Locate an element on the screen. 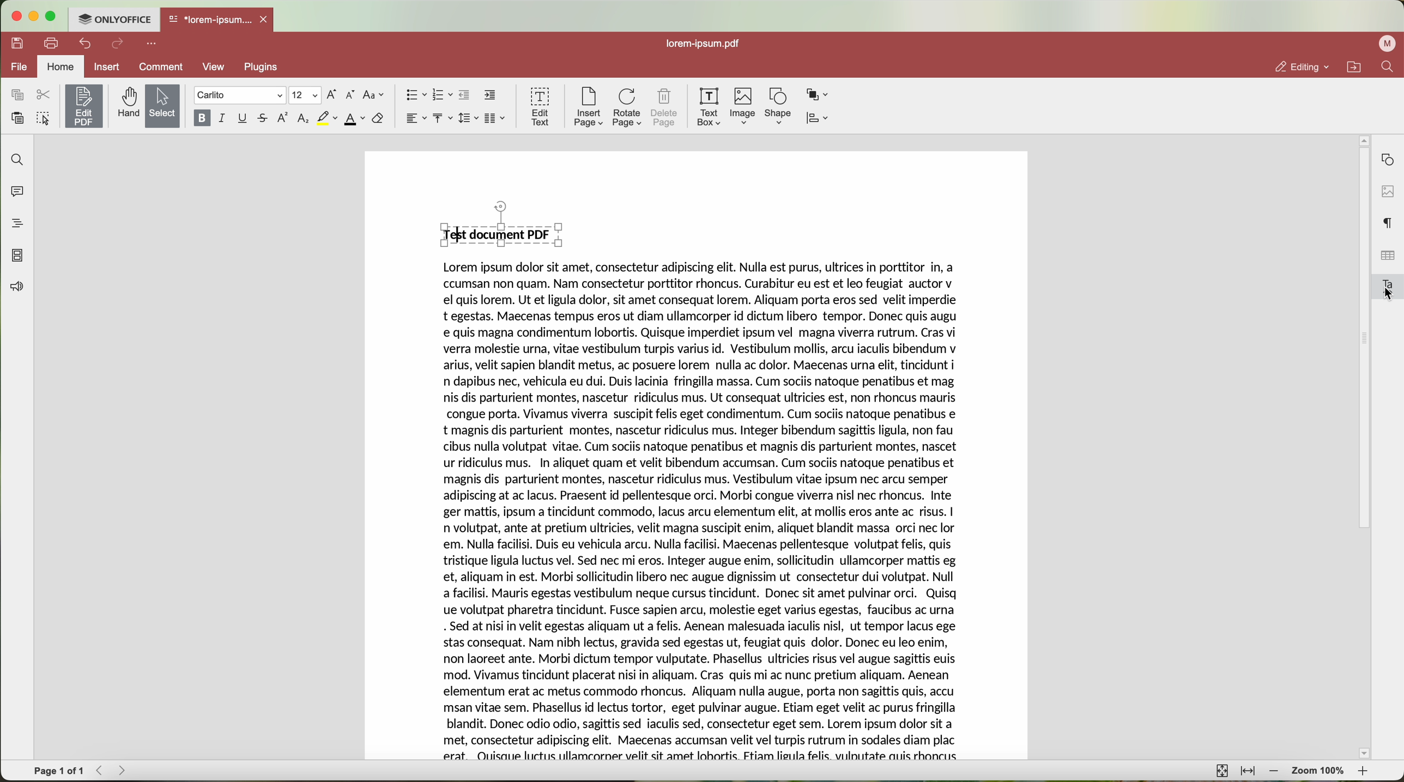 Image resolution: width=1404 pixels, height=782 pixels. fit to page is located at coordinates (1223, 771).